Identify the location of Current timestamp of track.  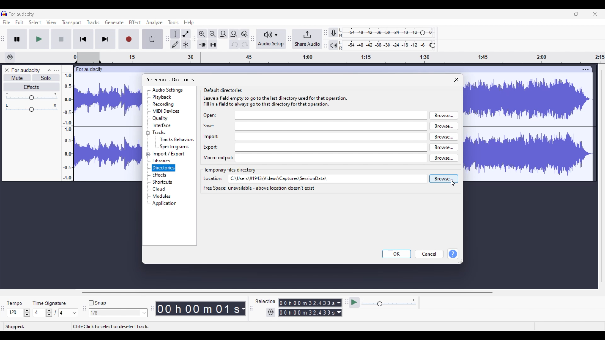
(198, 309).